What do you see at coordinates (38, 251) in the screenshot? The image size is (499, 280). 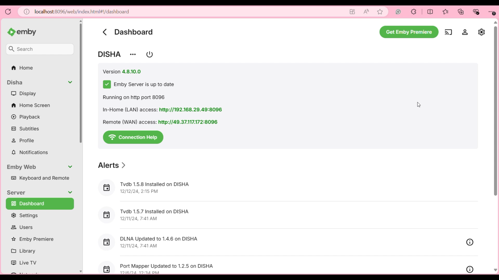 I see `Library` at bounding box center [38, 251].